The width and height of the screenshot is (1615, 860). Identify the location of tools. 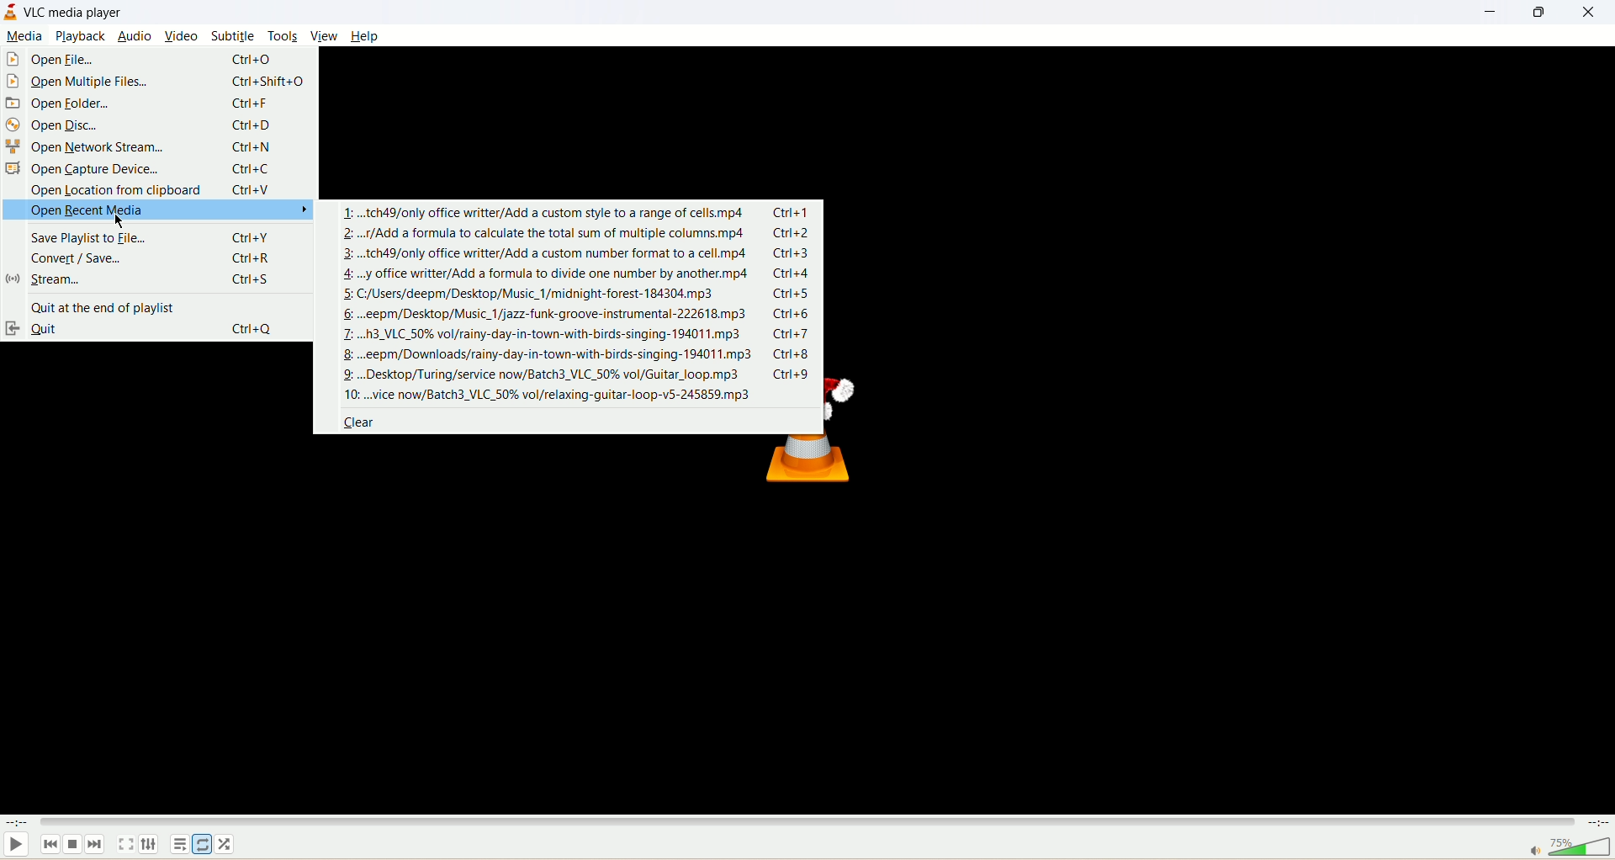
(283, 36).